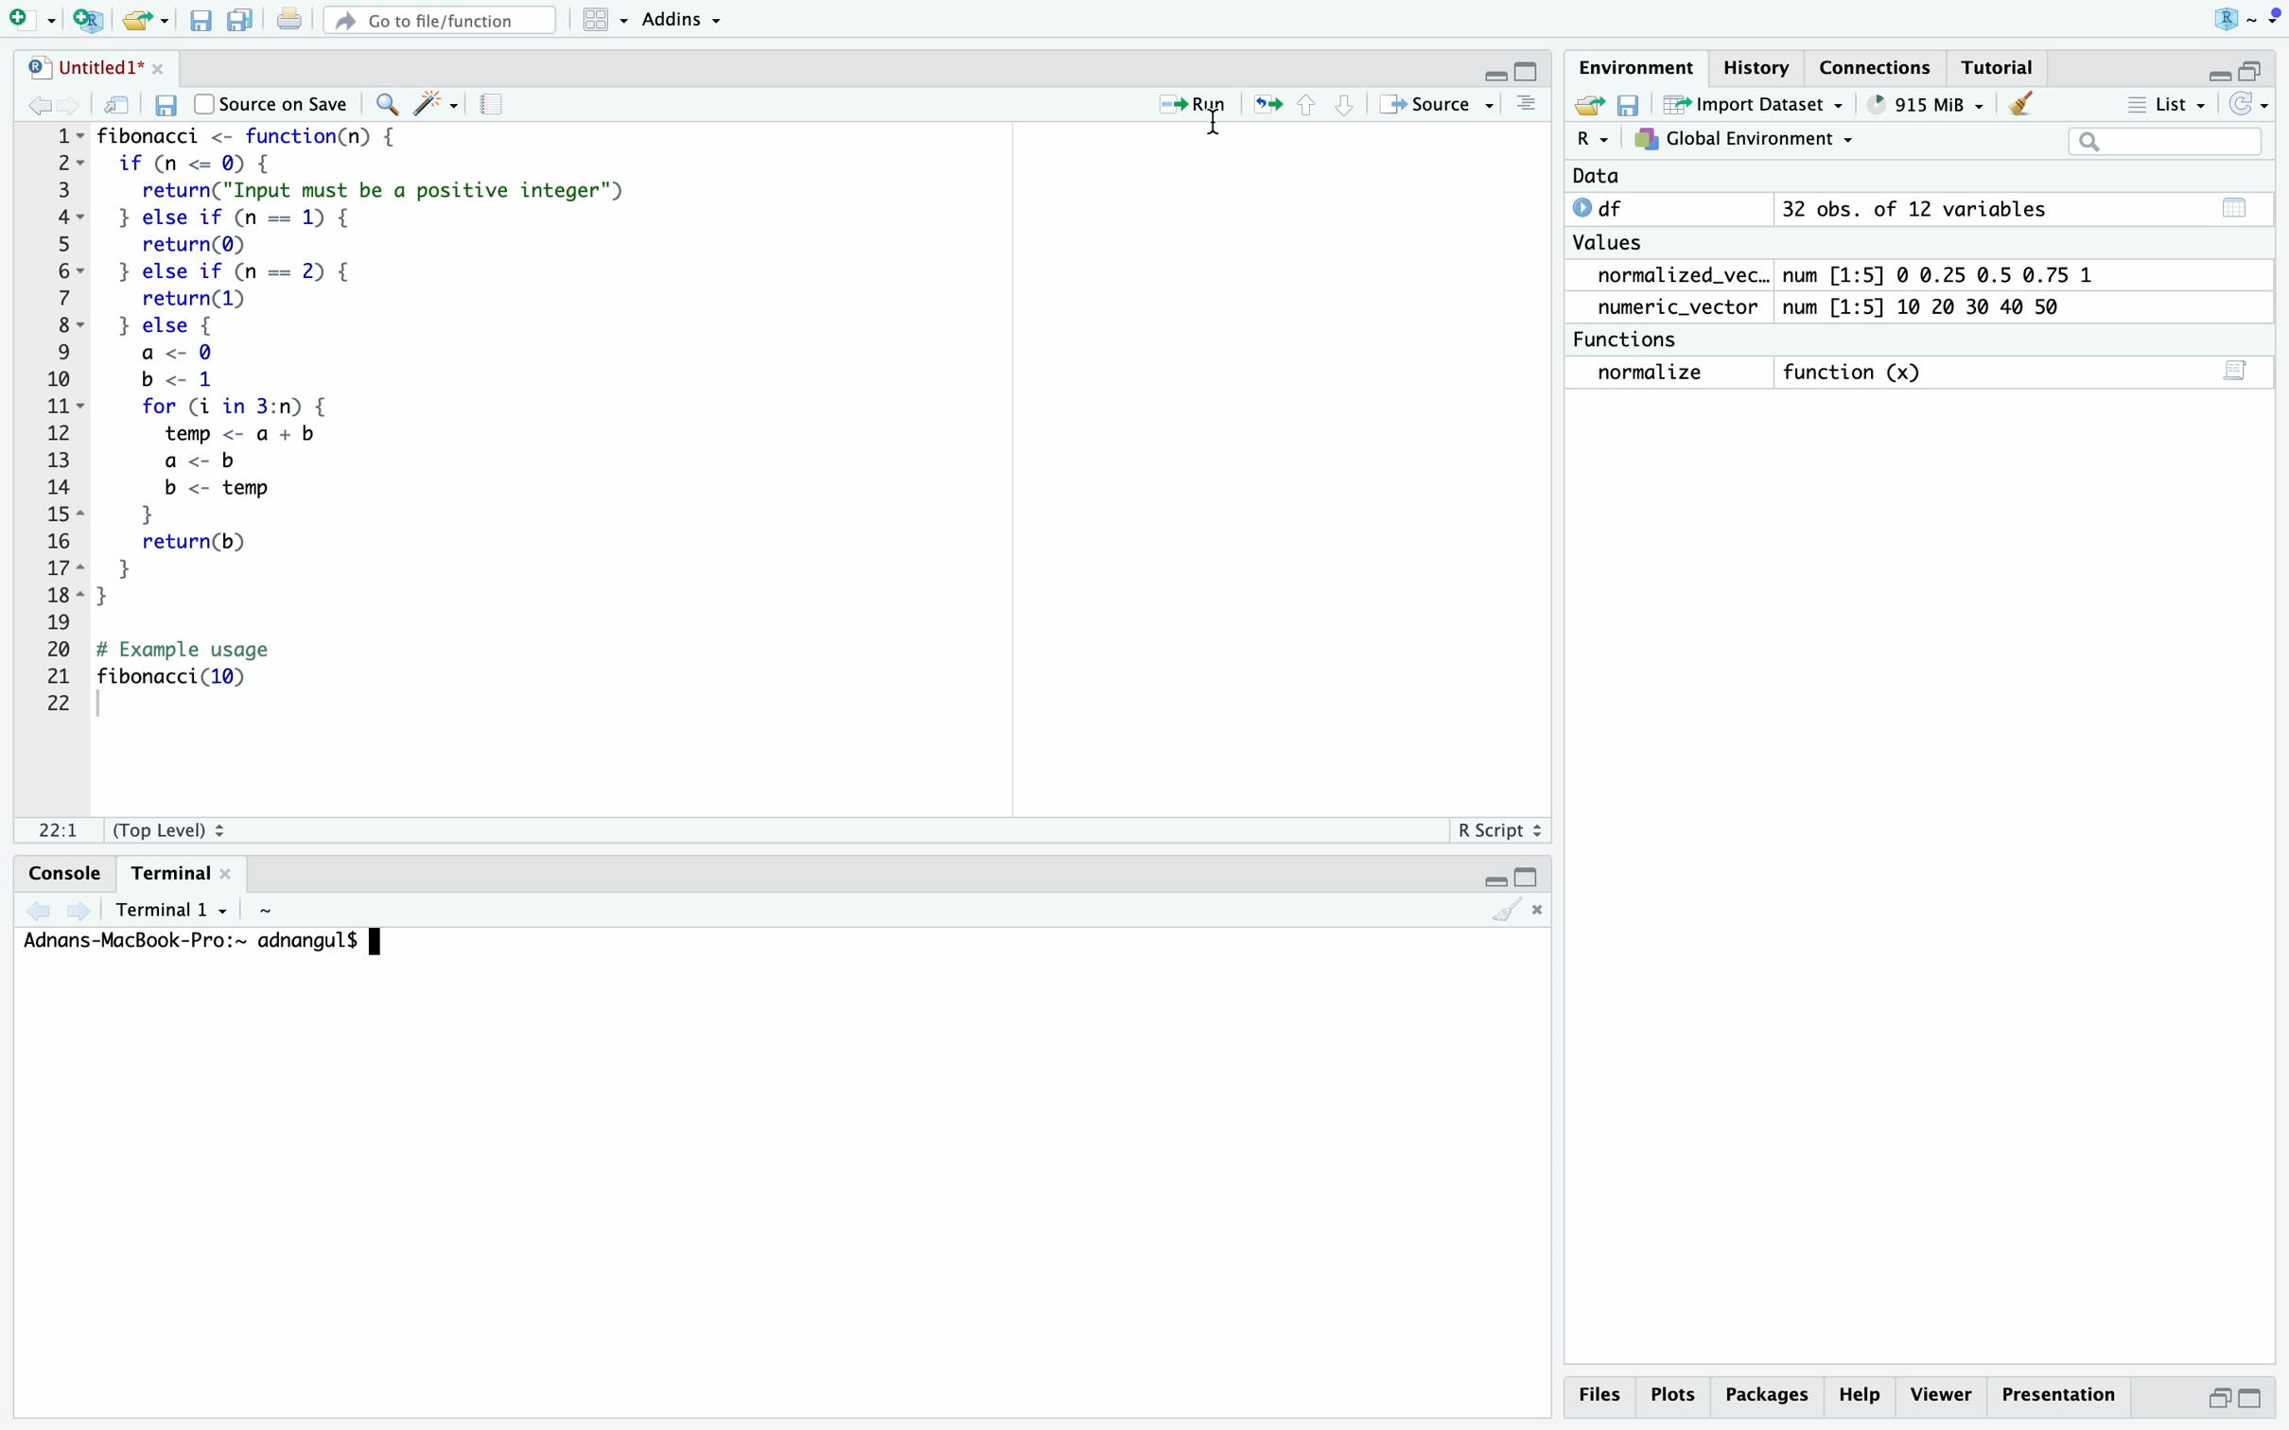 The height and width of the screenshot is (1430, 2289). What do you see at coordinates (1749, 142) in the screenshot?
I see `global environment` at bounding box center [1749, 142].